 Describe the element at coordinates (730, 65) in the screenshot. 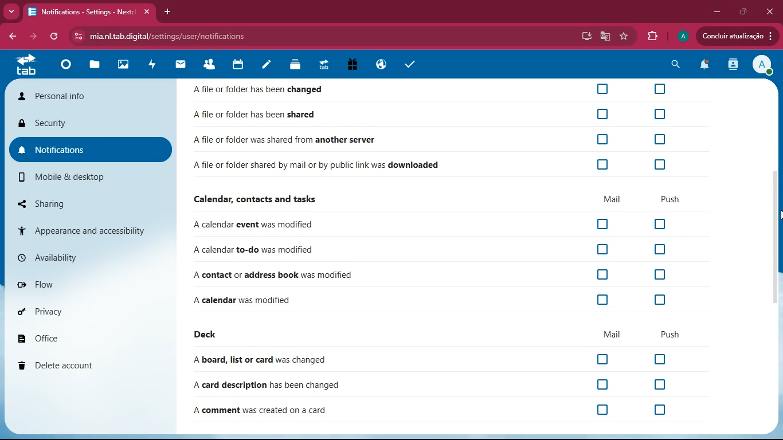

I see `activity` at that location.